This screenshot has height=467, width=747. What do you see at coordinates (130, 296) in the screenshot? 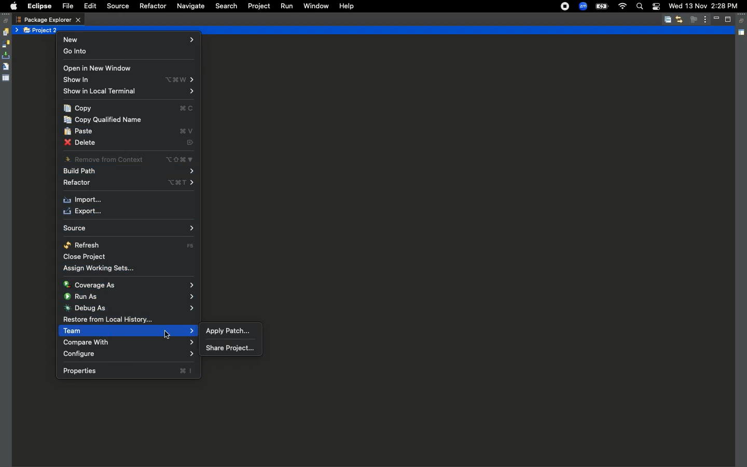
I see `Run as` at bounding box center [130, 296].